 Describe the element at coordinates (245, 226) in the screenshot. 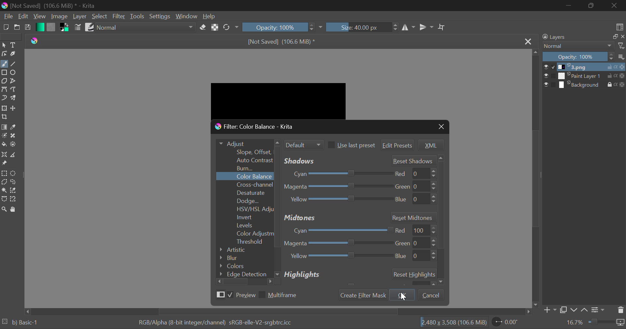

I see `Levels` at that location.